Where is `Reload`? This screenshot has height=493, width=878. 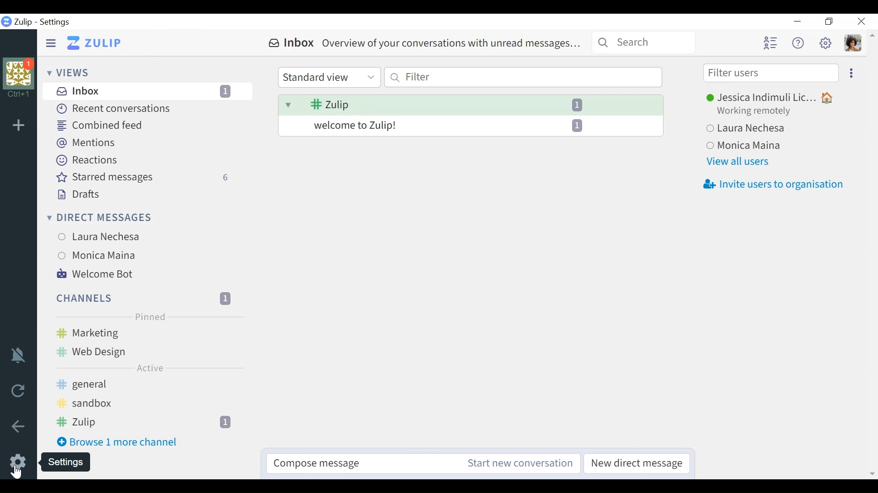
Reload is located at coordinates (18, 390).